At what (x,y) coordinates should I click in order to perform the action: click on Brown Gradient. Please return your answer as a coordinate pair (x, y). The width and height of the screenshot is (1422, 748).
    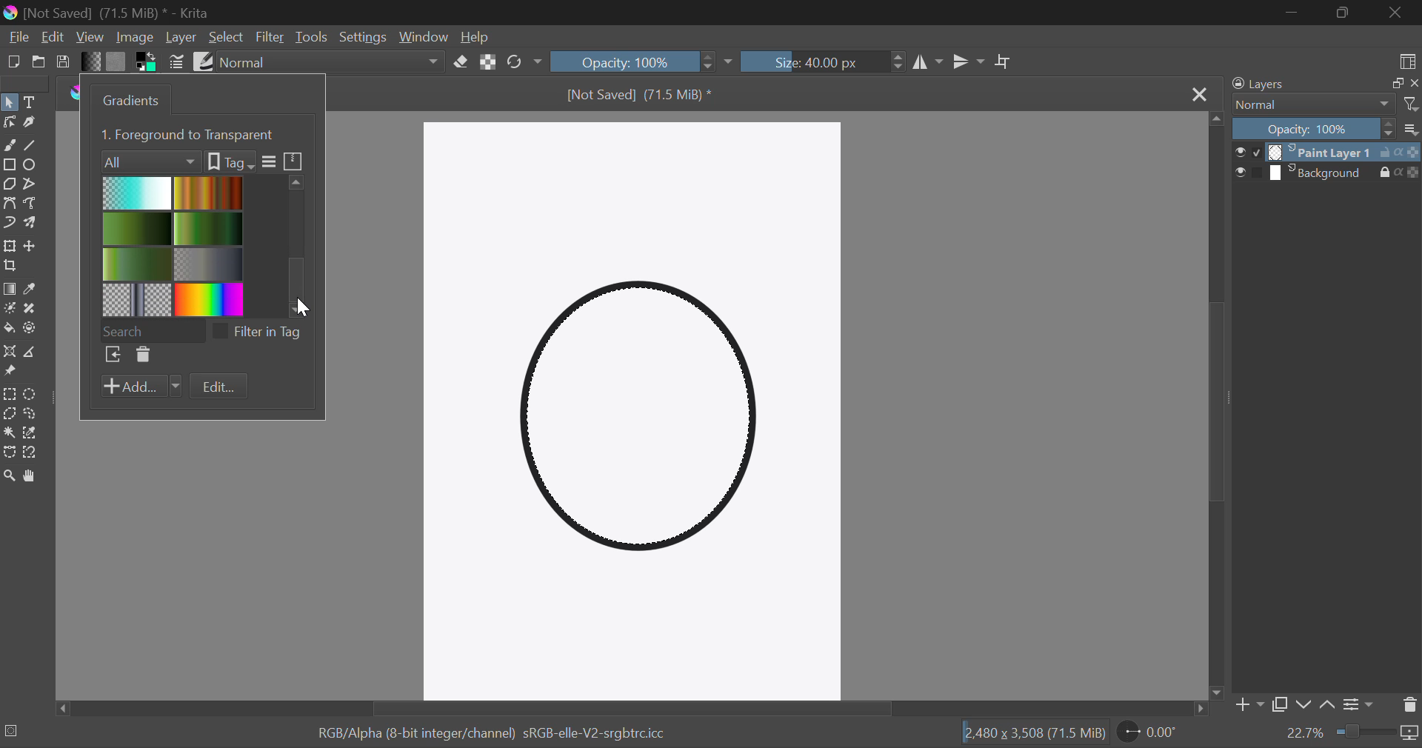
    Looking at the image, I should click on (210, 193).